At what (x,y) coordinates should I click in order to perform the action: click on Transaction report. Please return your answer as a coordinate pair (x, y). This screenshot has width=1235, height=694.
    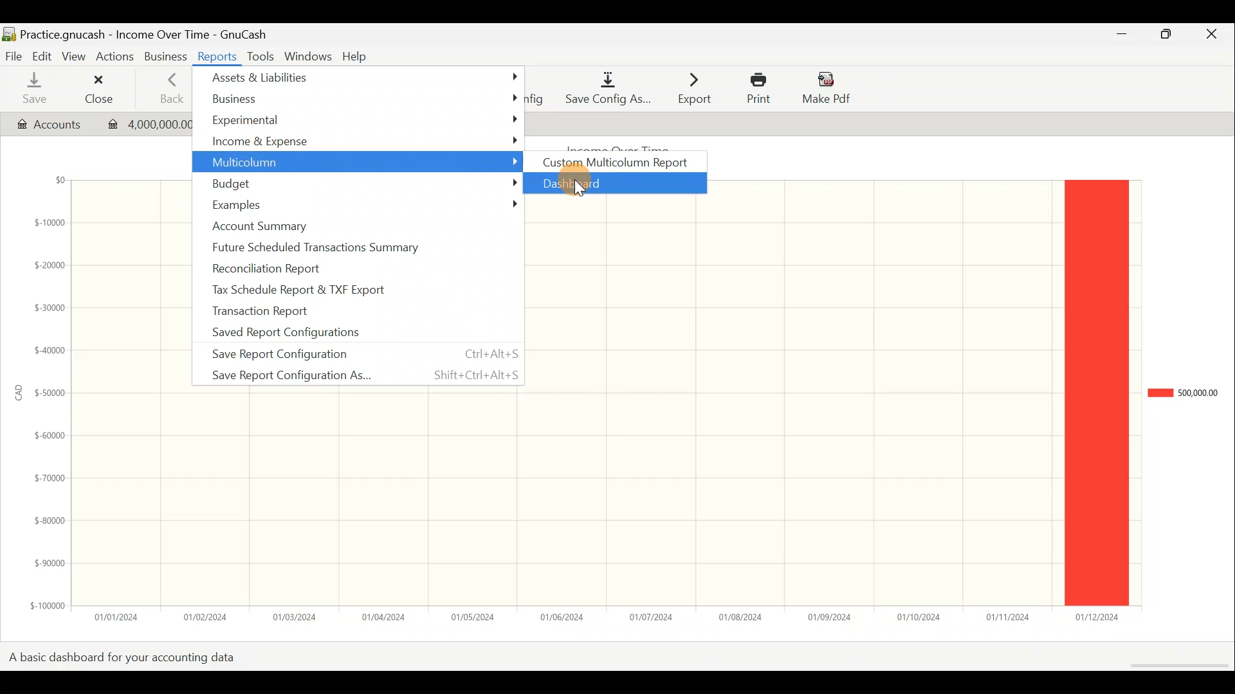
    Looking at the image, I should click on (357, 314).